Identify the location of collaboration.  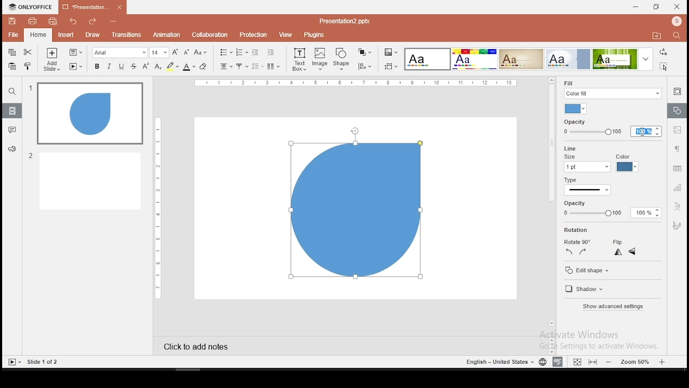
(209, 35).